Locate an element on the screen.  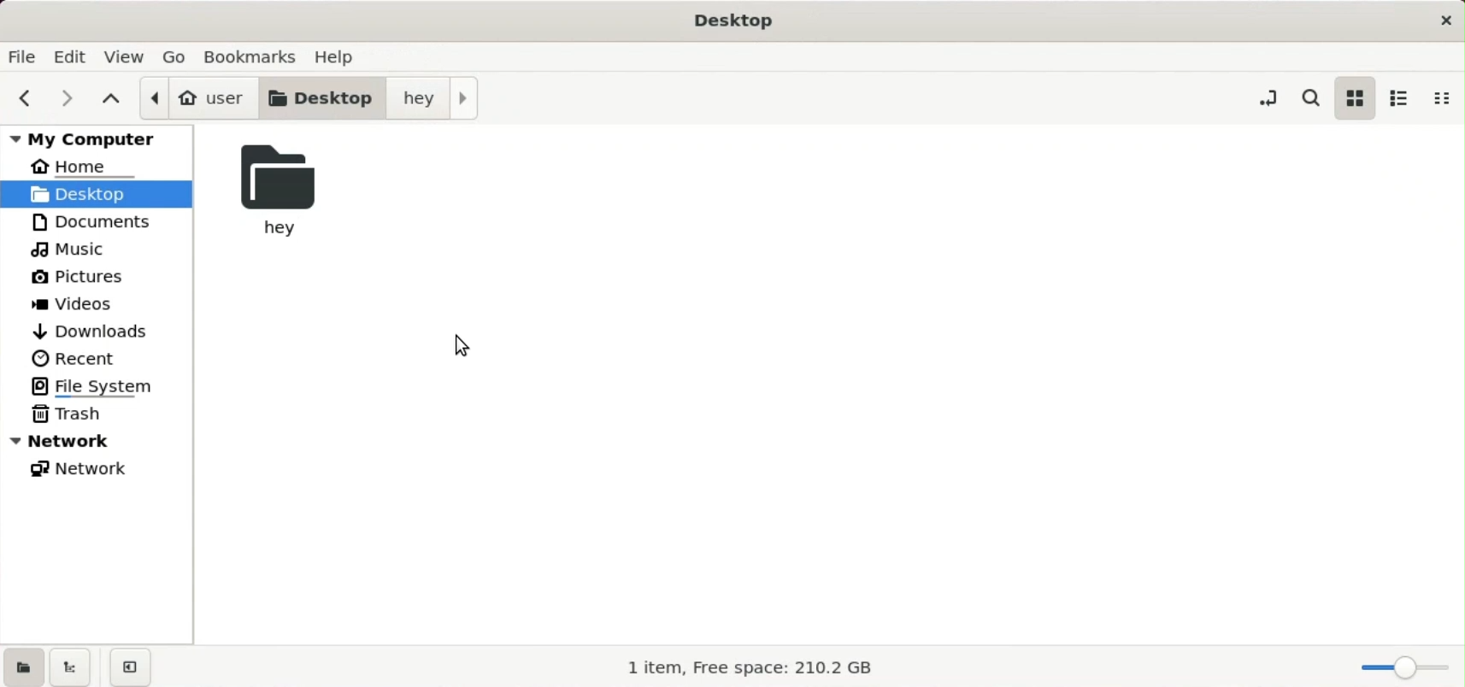
next is located at coordinates (71, 98).